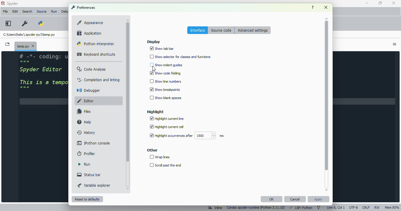 Image resolution: width=401 pixels, height=211 pixels. I want to click on wrap lines, so click(160, 157).